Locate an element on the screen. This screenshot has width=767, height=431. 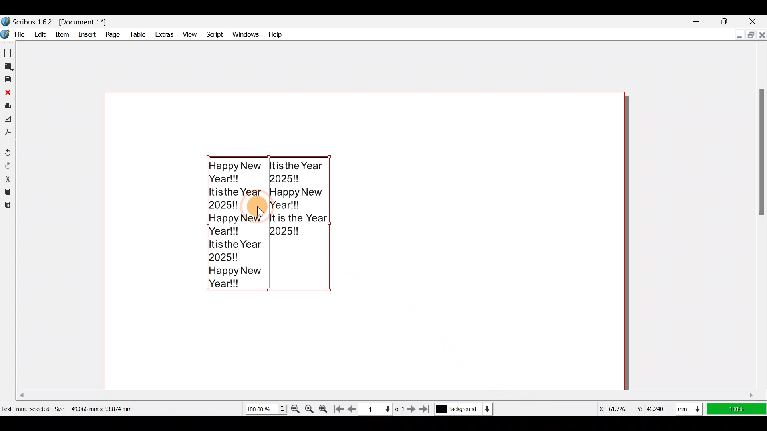
100% zoom ratio is located at coordinates (738, 409).